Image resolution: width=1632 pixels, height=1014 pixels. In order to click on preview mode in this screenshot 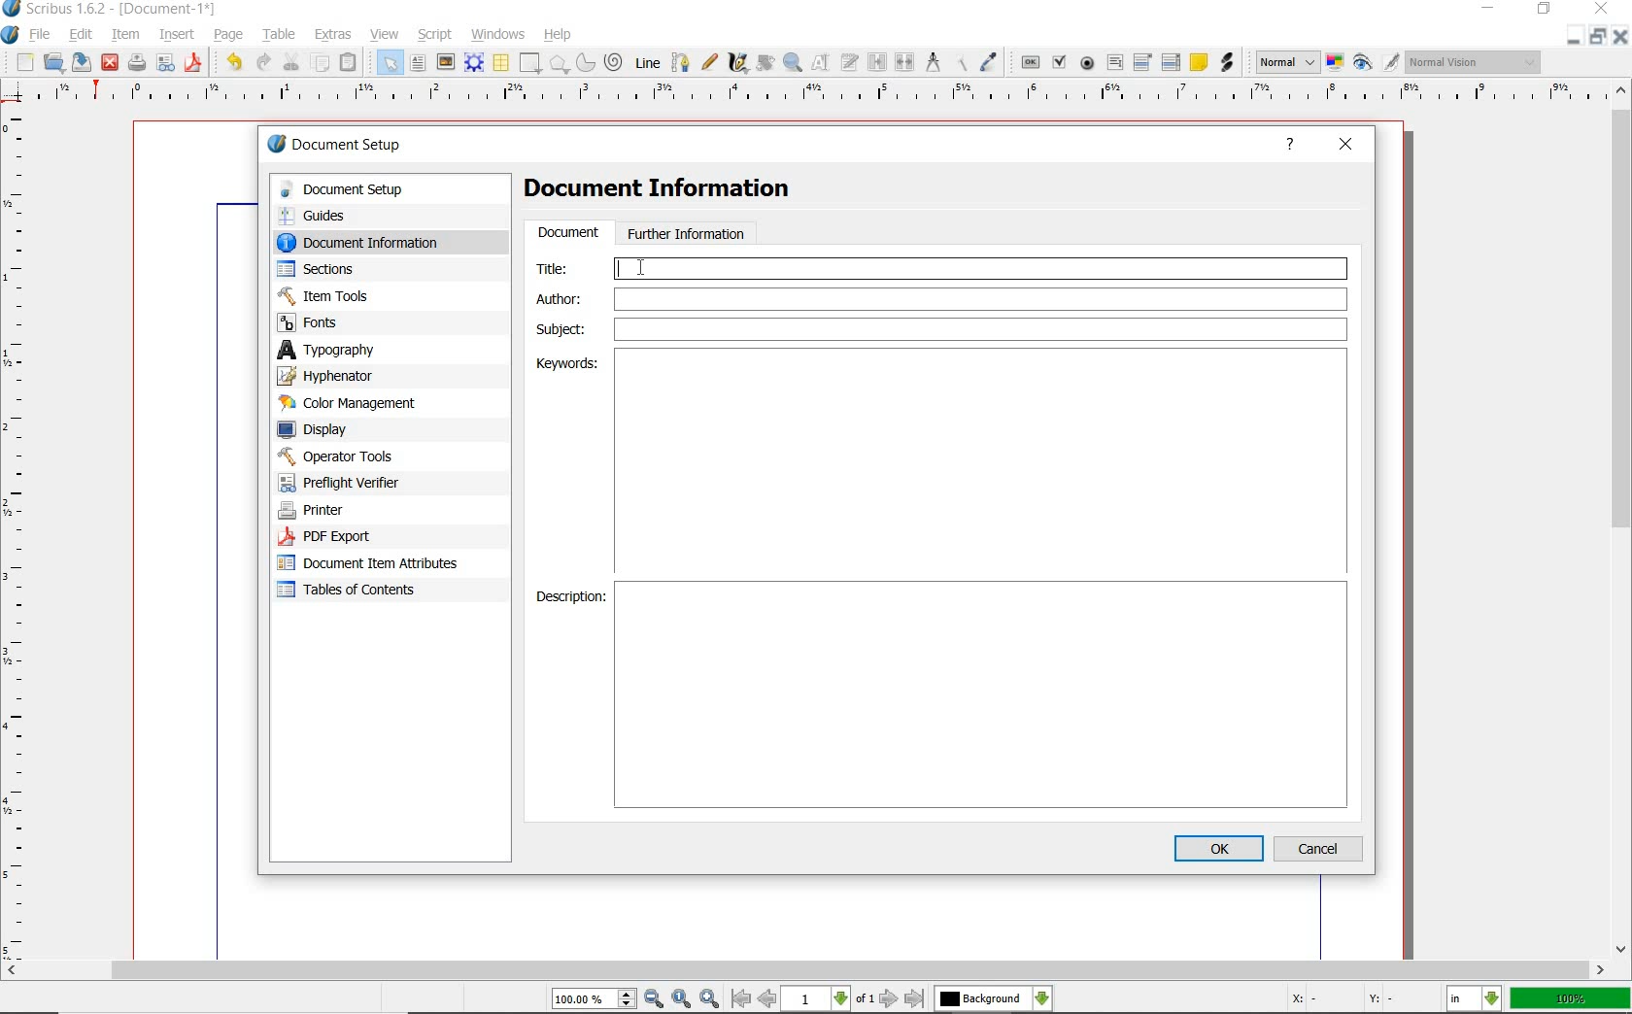, I will do `click(1377, 63)`.